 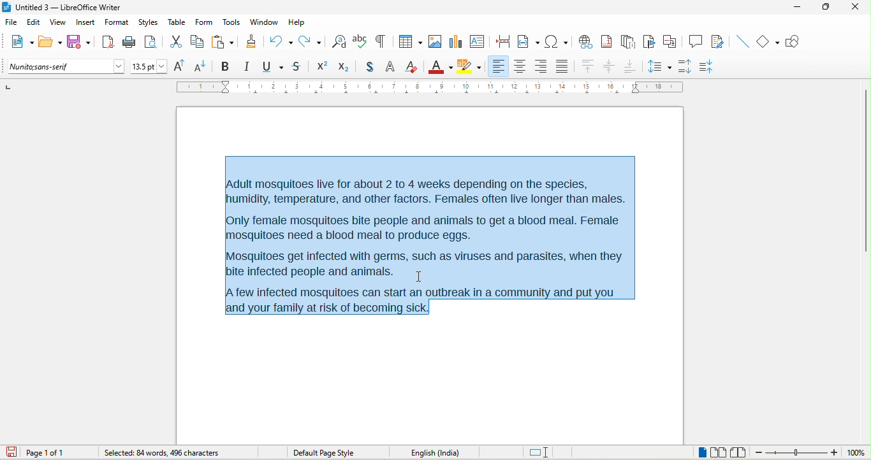 What do you see at coordinates (251, 41) in the screenshot?
I see `clone formatting` at bounding box center [251, 41].